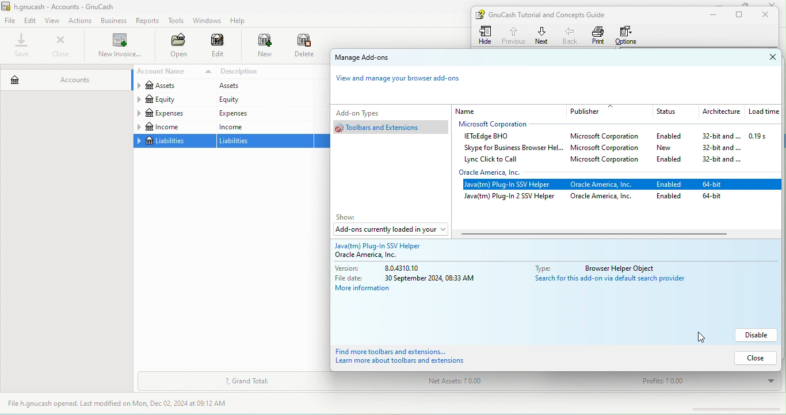 The height and width of the screenshot is (415, 786). I want to click on grand total, so click(247, 382).